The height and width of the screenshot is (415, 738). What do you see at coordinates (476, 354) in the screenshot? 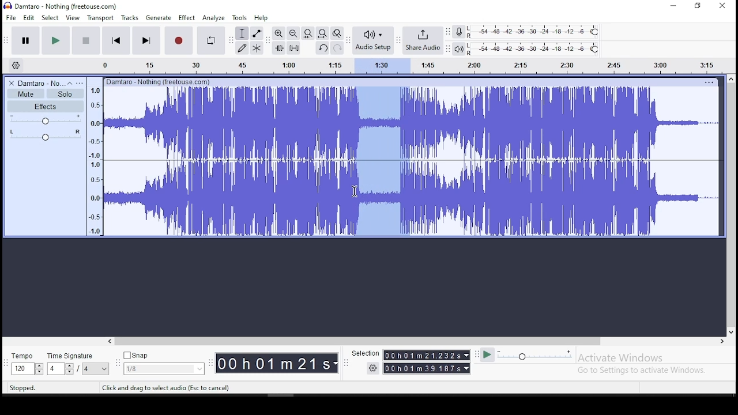
I see `` at bounding box center [476, 354].